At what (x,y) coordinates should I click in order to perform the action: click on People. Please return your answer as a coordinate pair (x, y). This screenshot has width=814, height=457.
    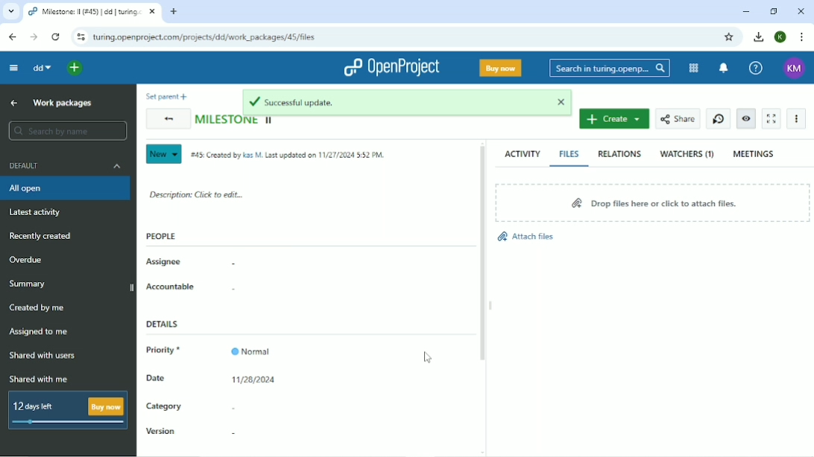
    Looking at the image, I should click on (162, 236).